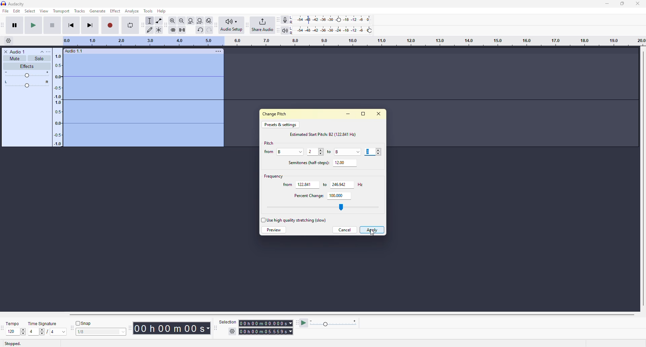 The width and height of the screenshot is (646, 347). Describe the element at coordinates (378, 113) in the screenshot. I see `close` at that location.